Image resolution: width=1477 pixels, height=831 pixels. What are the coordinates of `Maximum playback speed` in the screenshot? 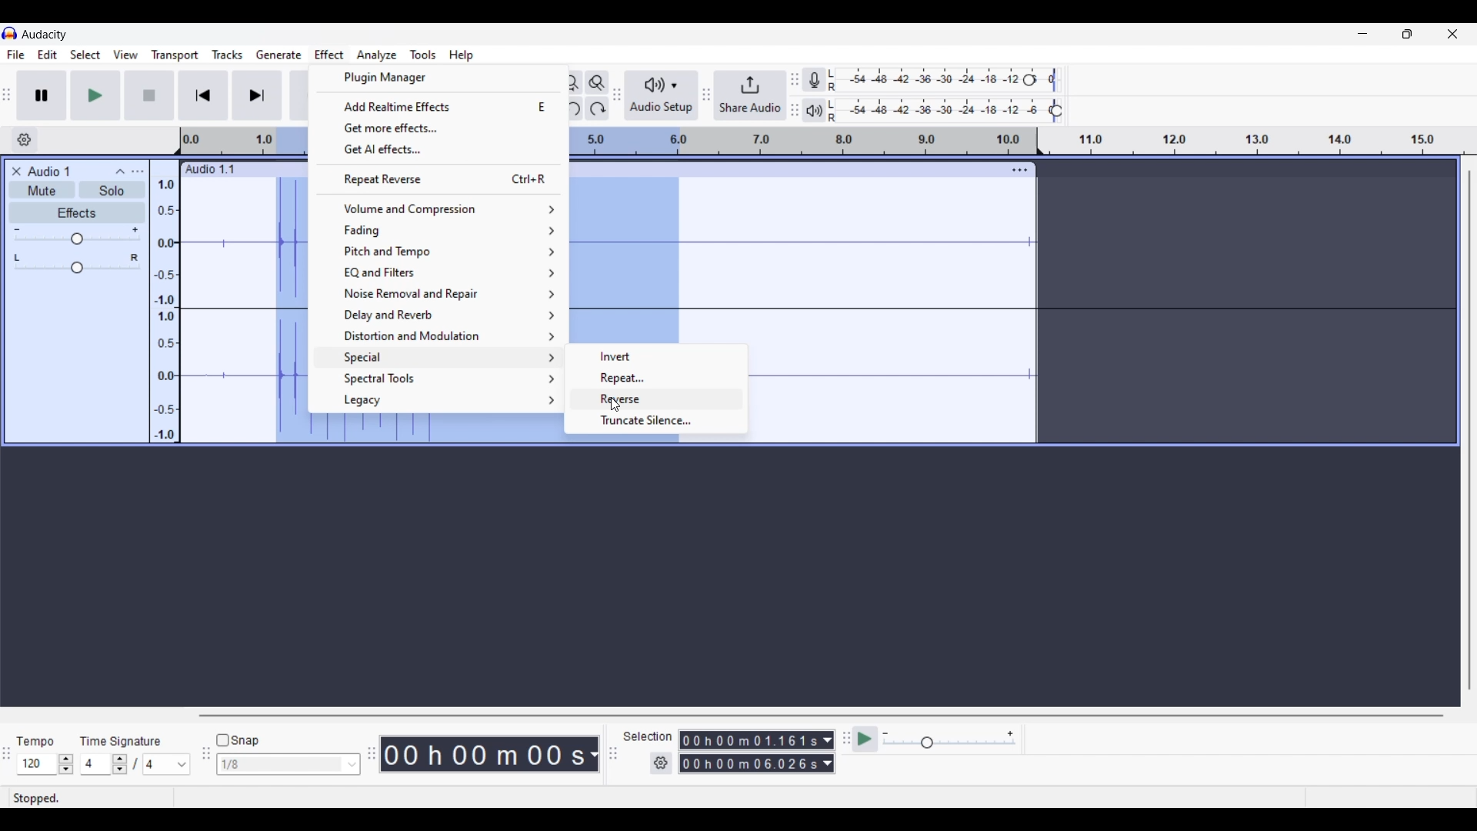 It's located at (1010, 734).